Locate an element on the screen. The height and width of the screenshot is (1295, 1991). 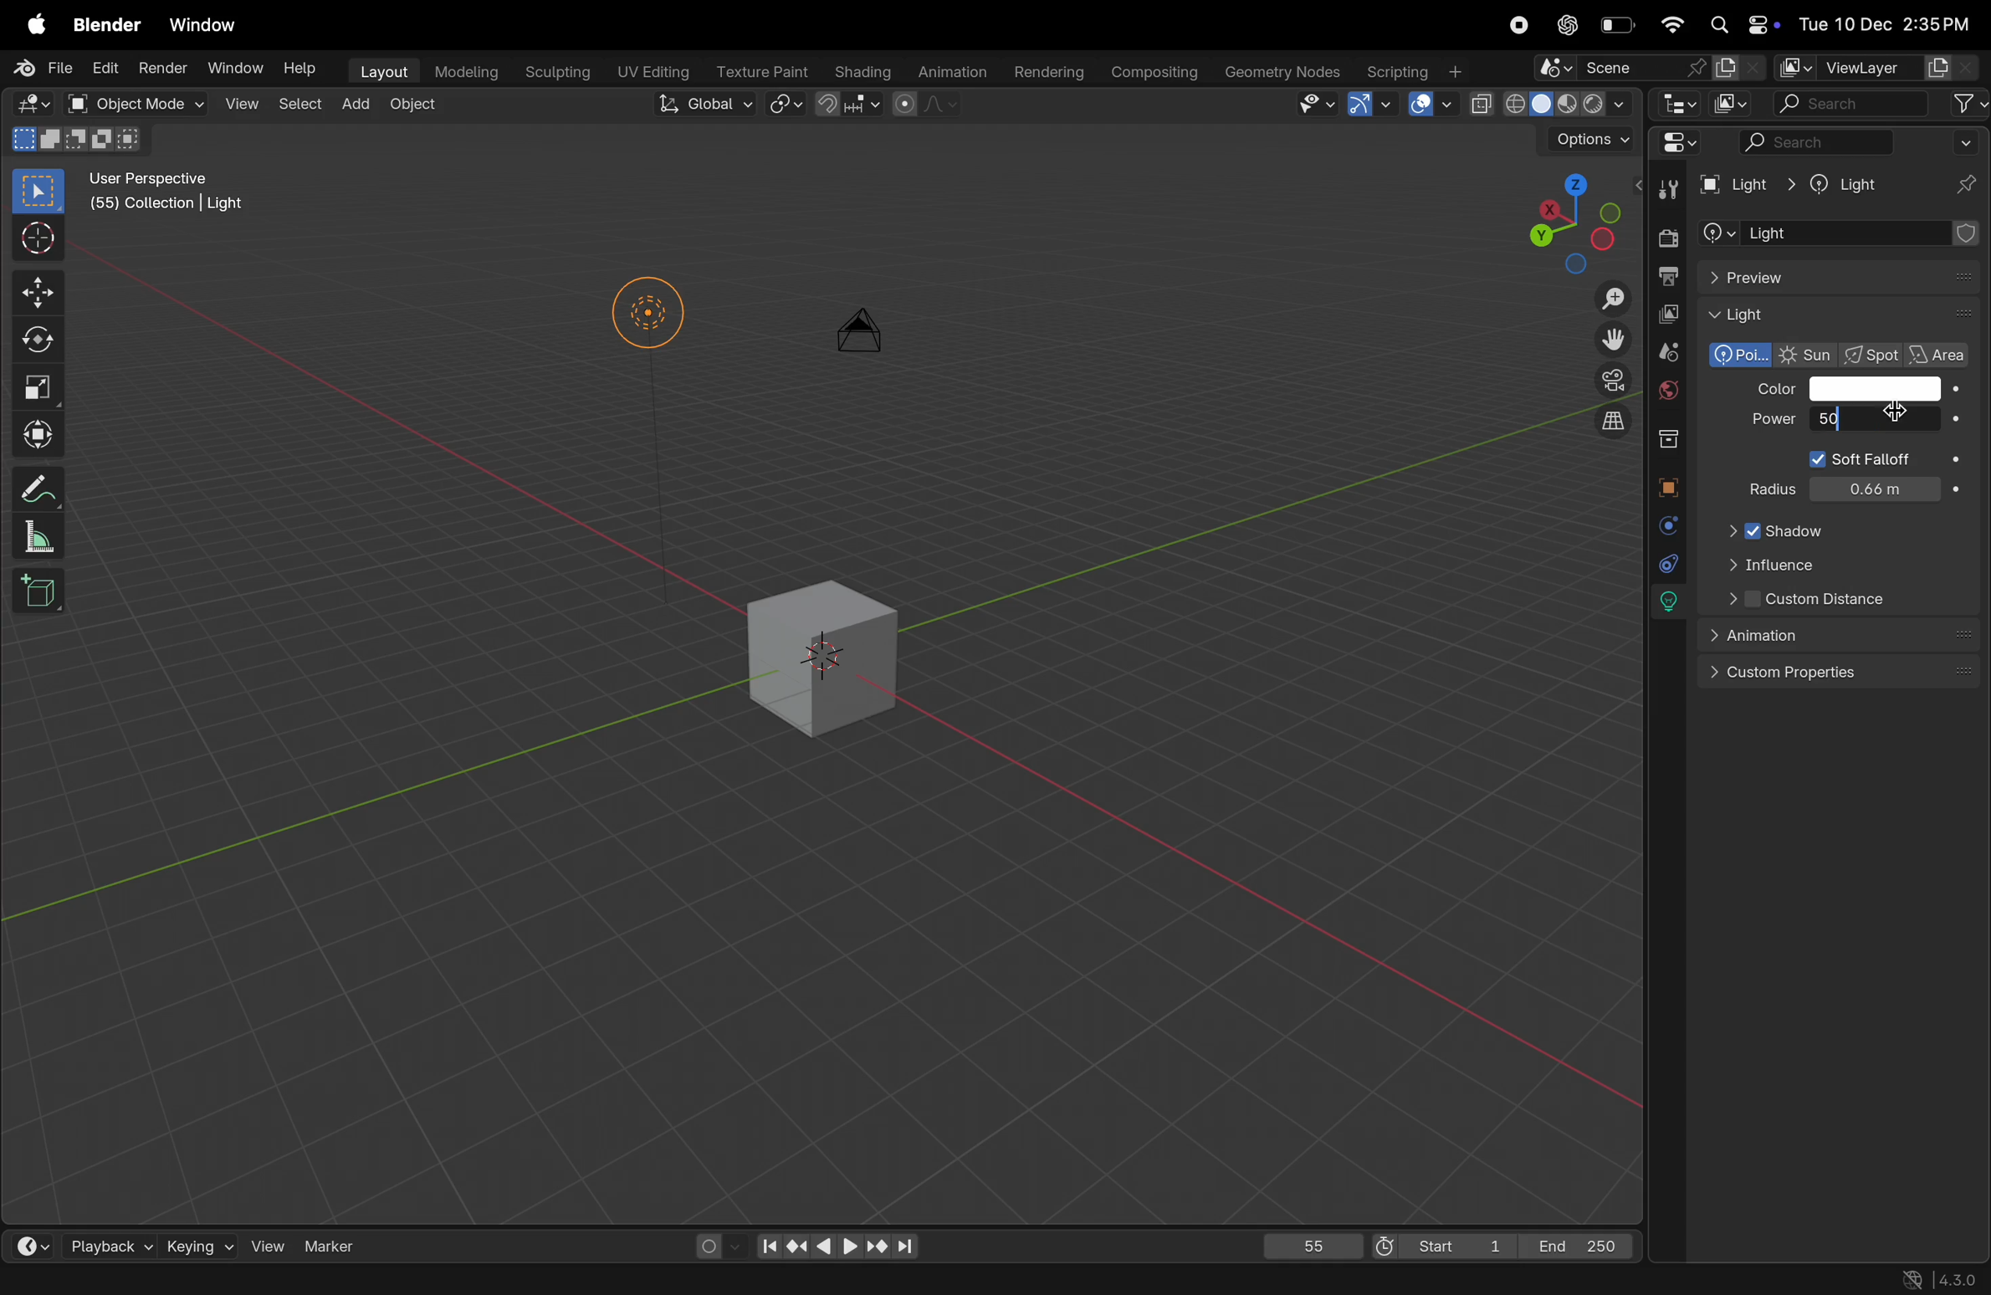
power is located at coordinates (1857, 476).